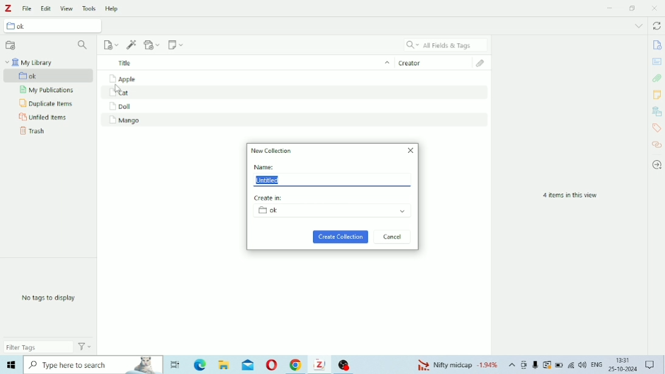  I want to click on Mango, so click(124, 121).